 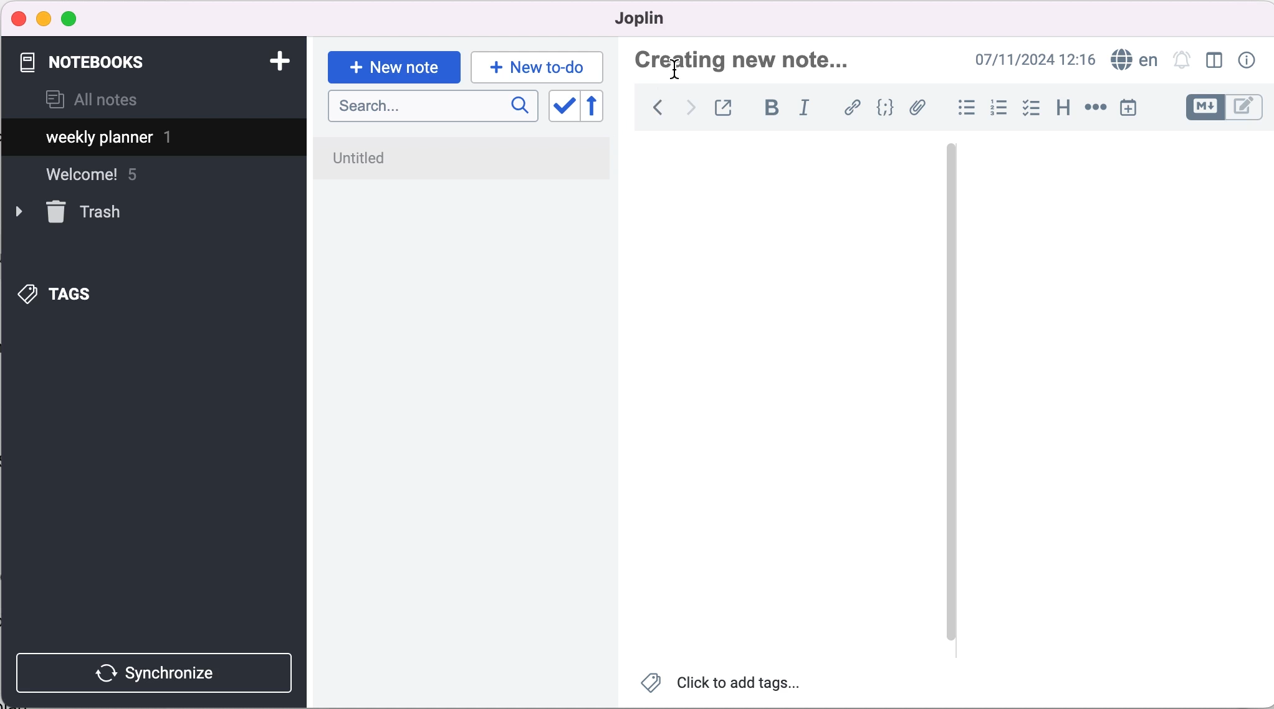 What do you see at coordinates (951, 391) in the screenshot?
I see `vertical slider` at bounding box center [951, 391].